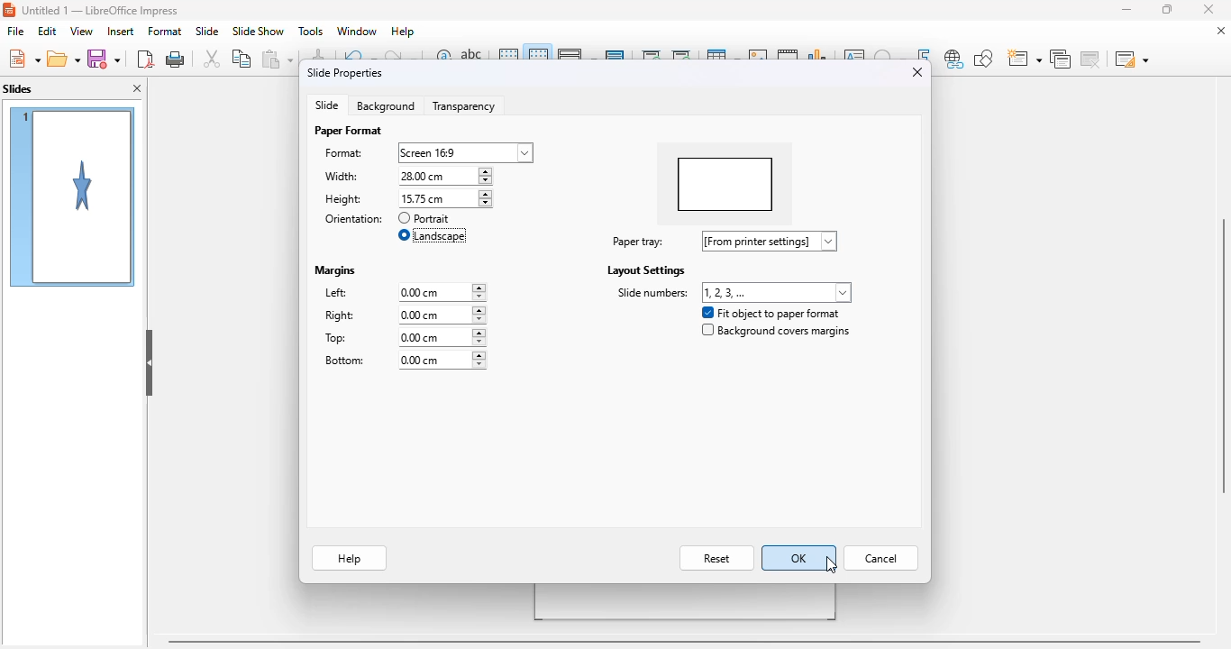 Image resolution: width=1231 pixels, height=649 pixels. I want to click on background, so click(385, 105).